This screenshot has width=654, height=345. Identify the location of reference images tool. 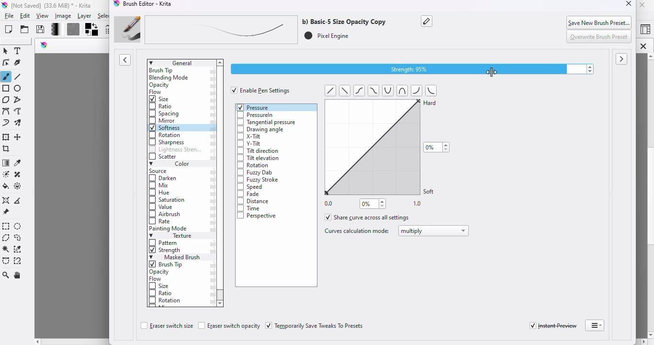
(6, 212).